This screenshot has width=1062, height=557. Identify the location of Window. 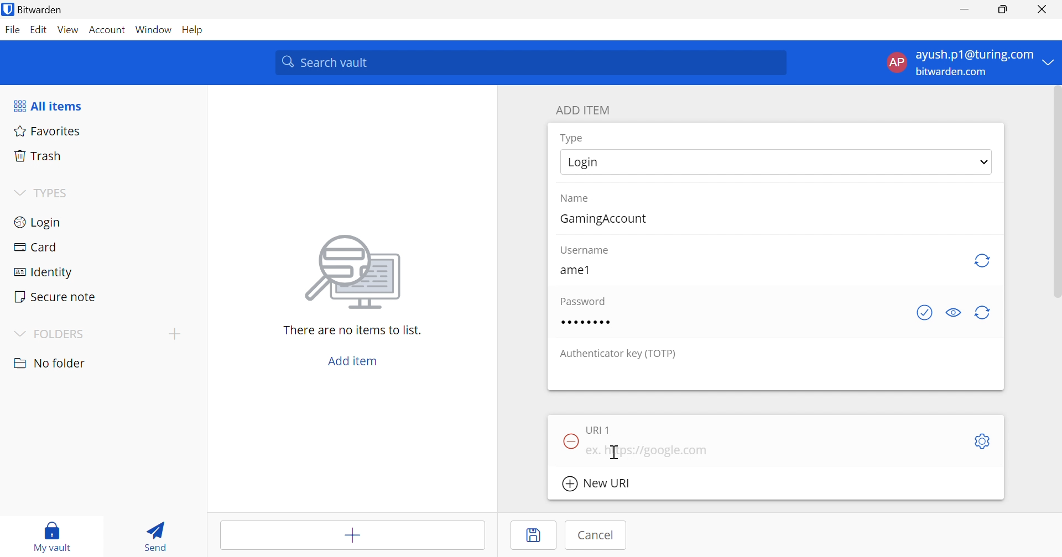
(153, 30).